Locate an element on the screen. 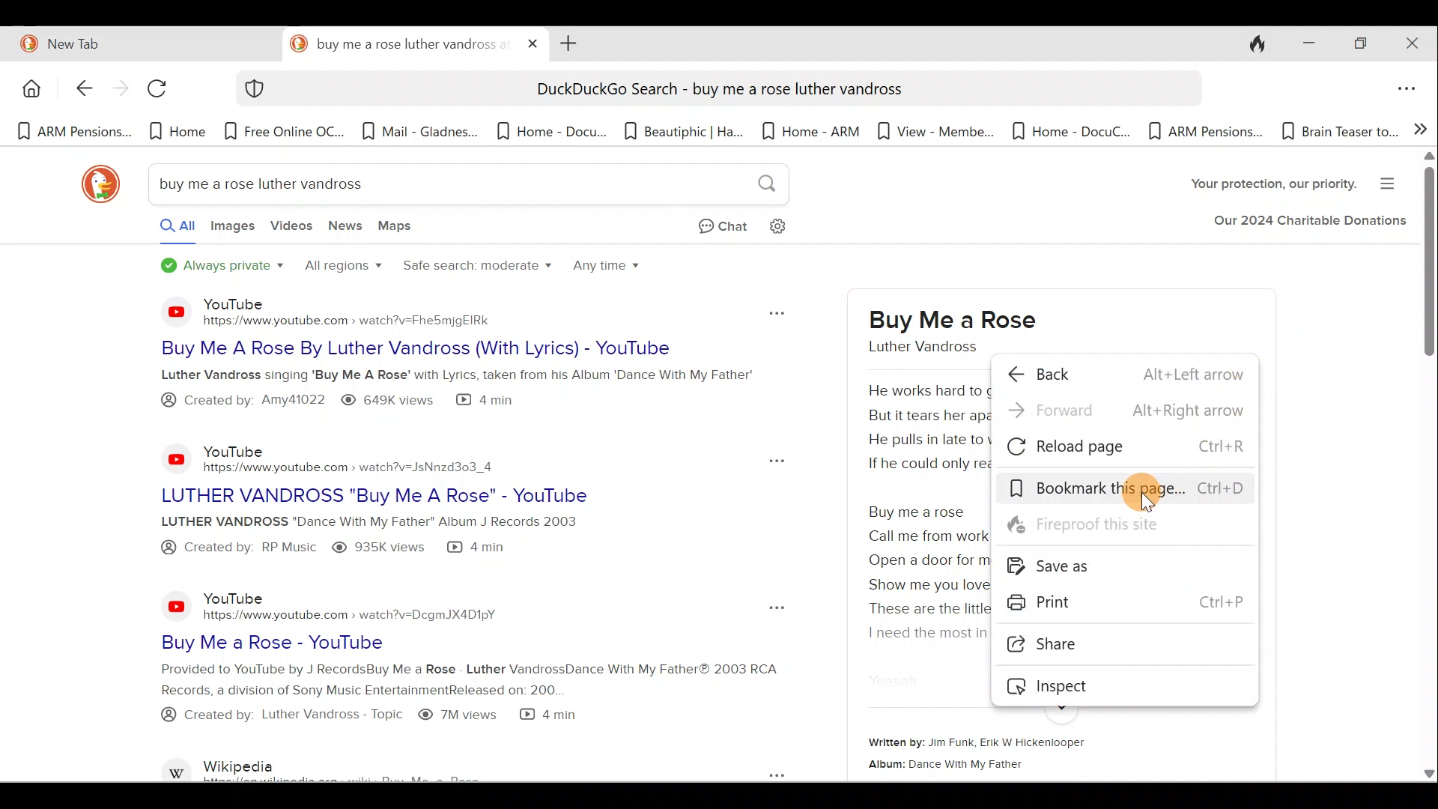 The height and width of the screenshot is (809, 1438). Bookmark 6 is located at coordinates (685, 130).